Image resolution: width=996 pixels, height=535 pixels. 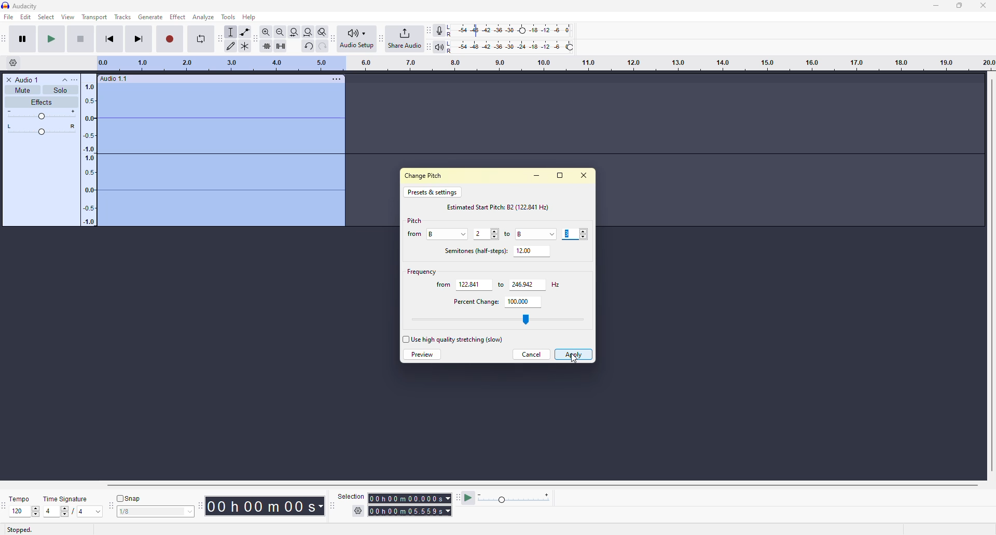 I want to click on use high quality stretching, so click(x=457, y=339).